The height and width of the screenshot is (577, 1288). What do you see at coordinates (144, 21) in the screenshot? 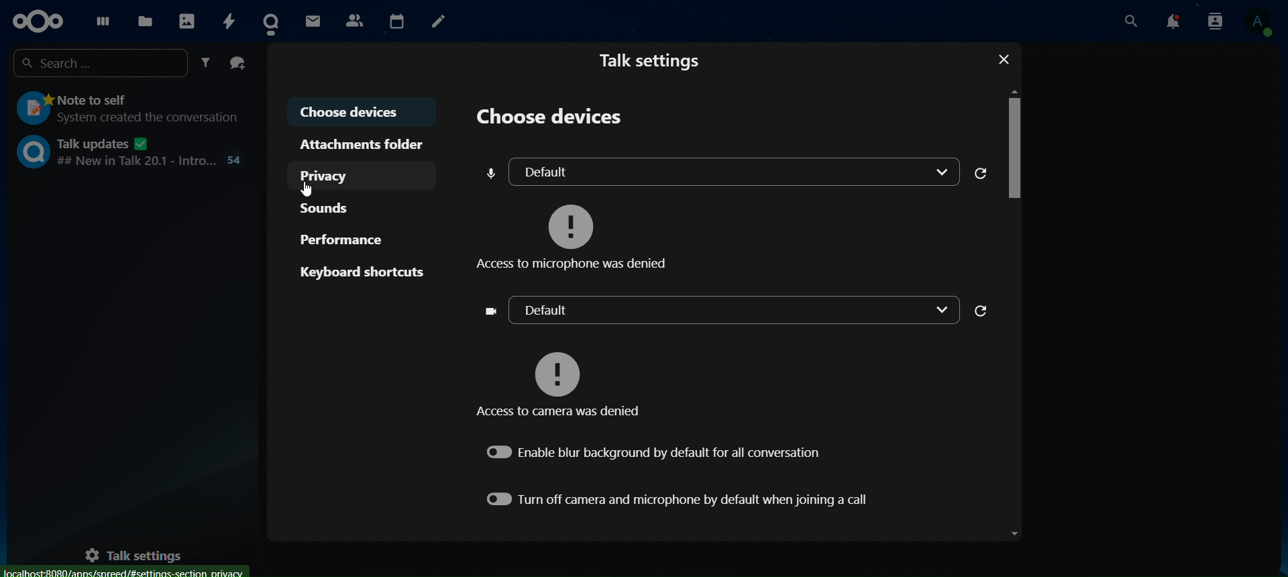
I see `files` at bounding box center [144, 21].